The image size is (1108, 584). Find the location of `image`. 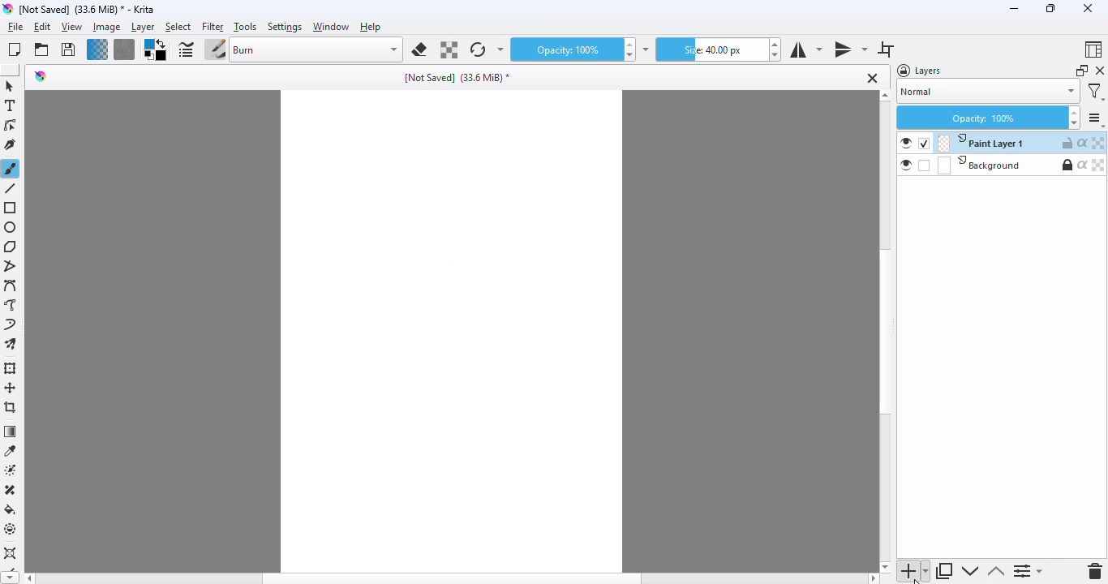

image is located at coordinates (106, 27).